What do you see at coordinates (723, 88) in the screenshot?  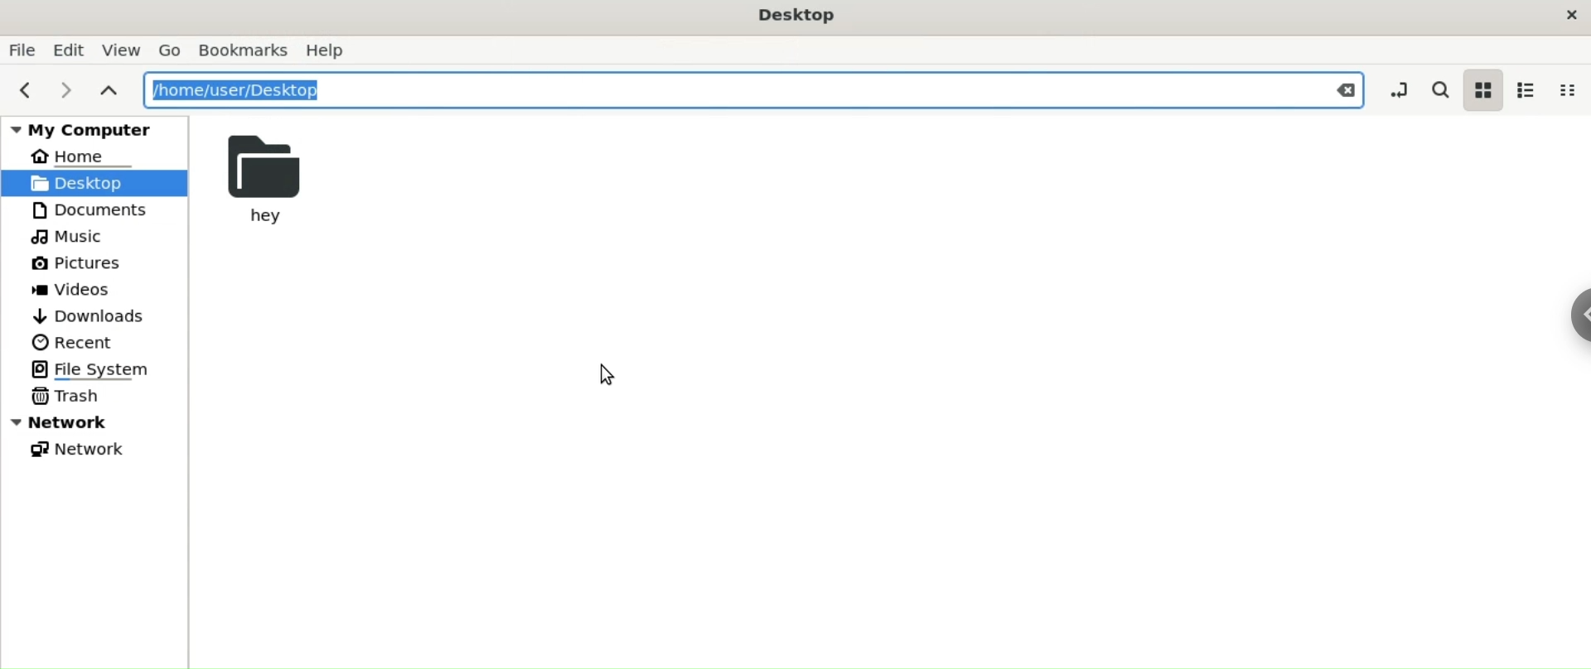 I see `/home/user/Desktop` at bounding box center [723, 88].